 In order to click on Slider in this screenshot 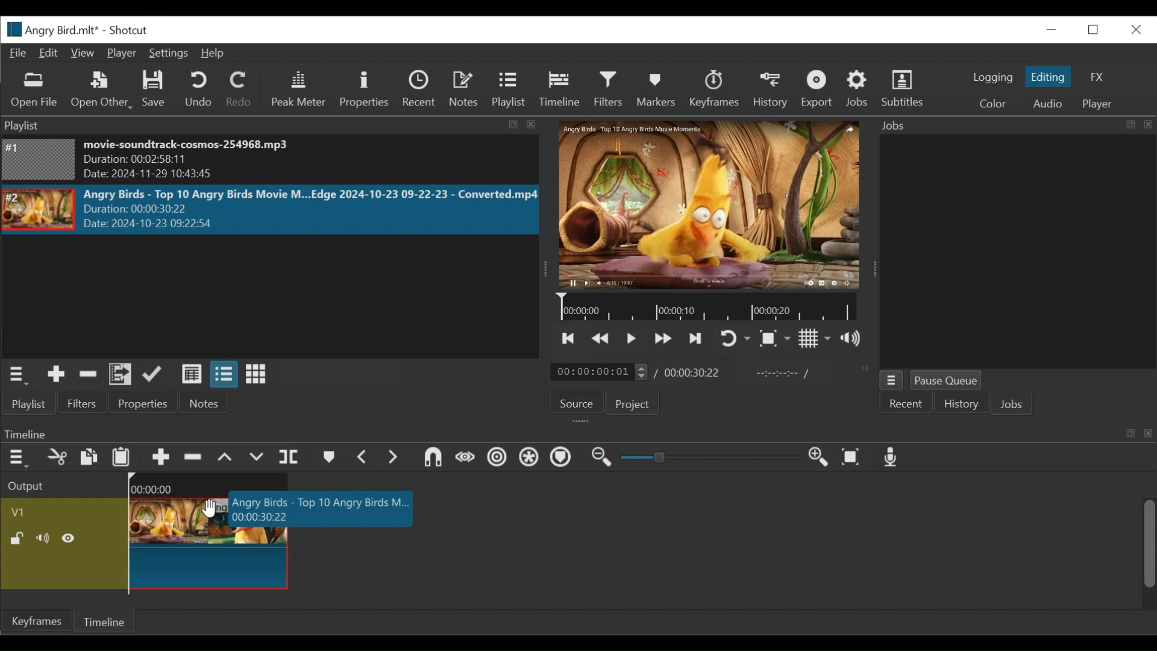, I will do `click(710, 459)`.